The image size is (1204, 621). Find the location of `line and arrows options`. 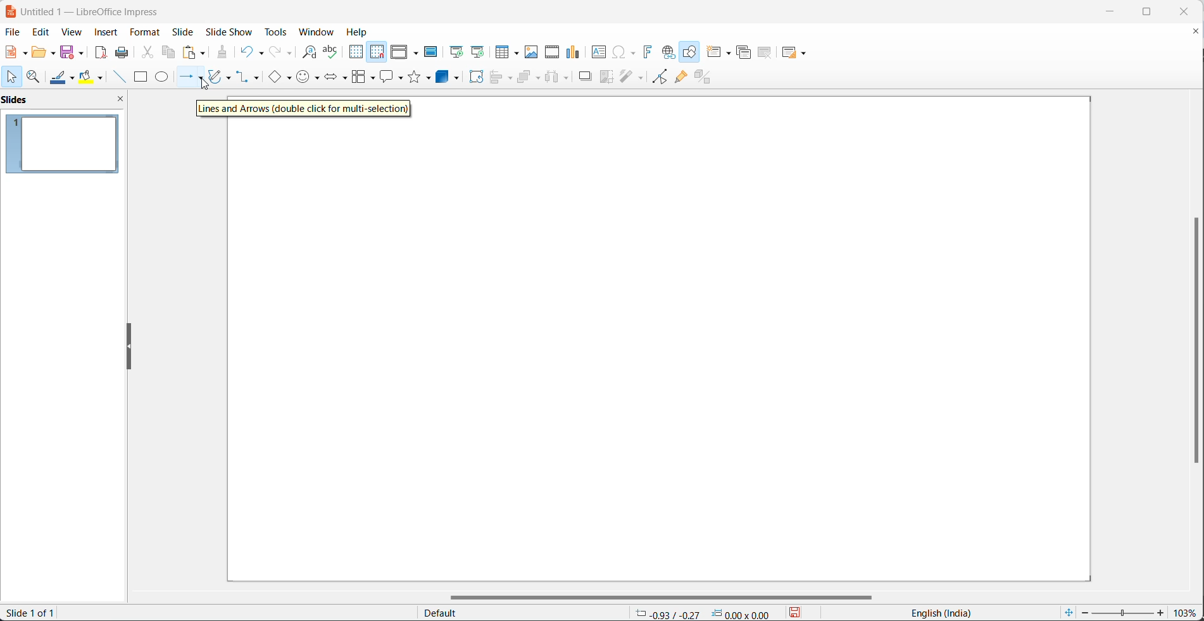

line and arrows options is located at coordinates (203, 78).